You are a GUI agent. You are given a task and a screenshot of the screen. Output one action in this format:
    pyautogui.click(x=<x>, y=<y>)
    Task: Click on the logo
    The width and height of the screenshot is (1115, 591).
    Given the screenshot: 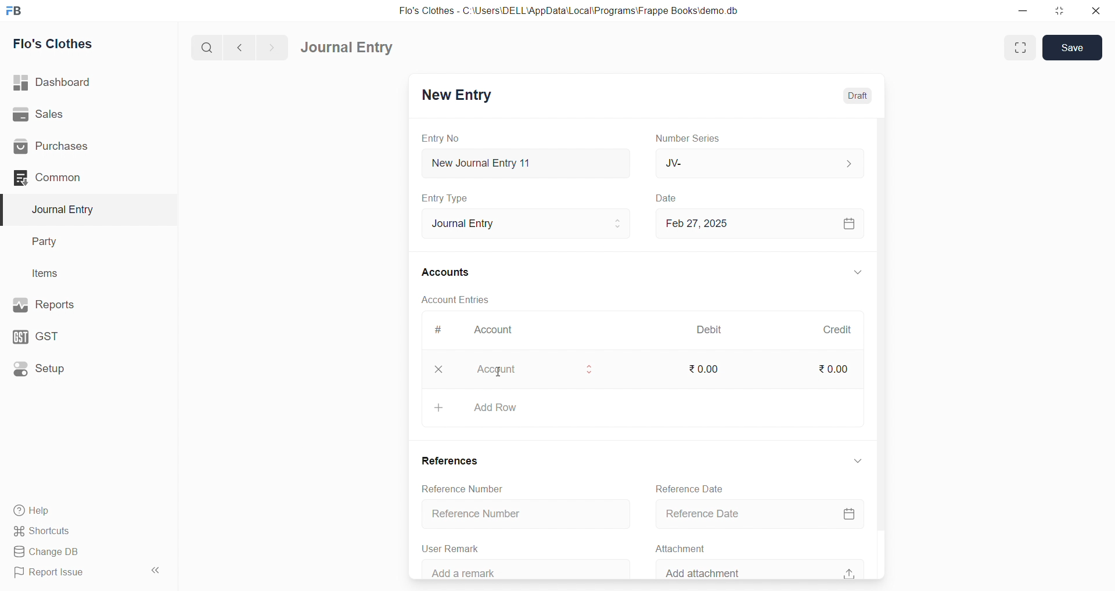 What is the action you would take?
    pyautogui.click(x=18, y=10)
    